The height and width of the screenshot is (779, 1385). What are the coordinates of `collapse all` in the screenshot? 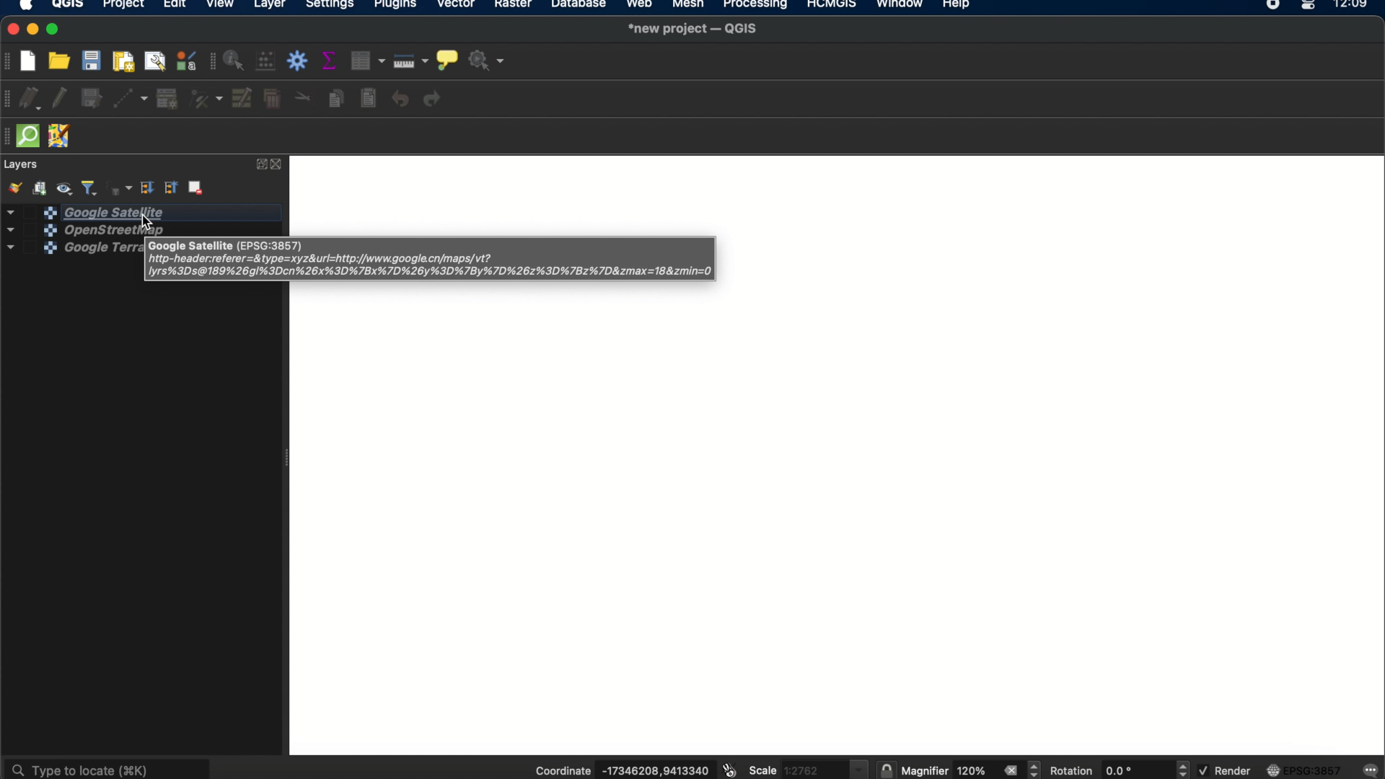 It's located at (172, 188).